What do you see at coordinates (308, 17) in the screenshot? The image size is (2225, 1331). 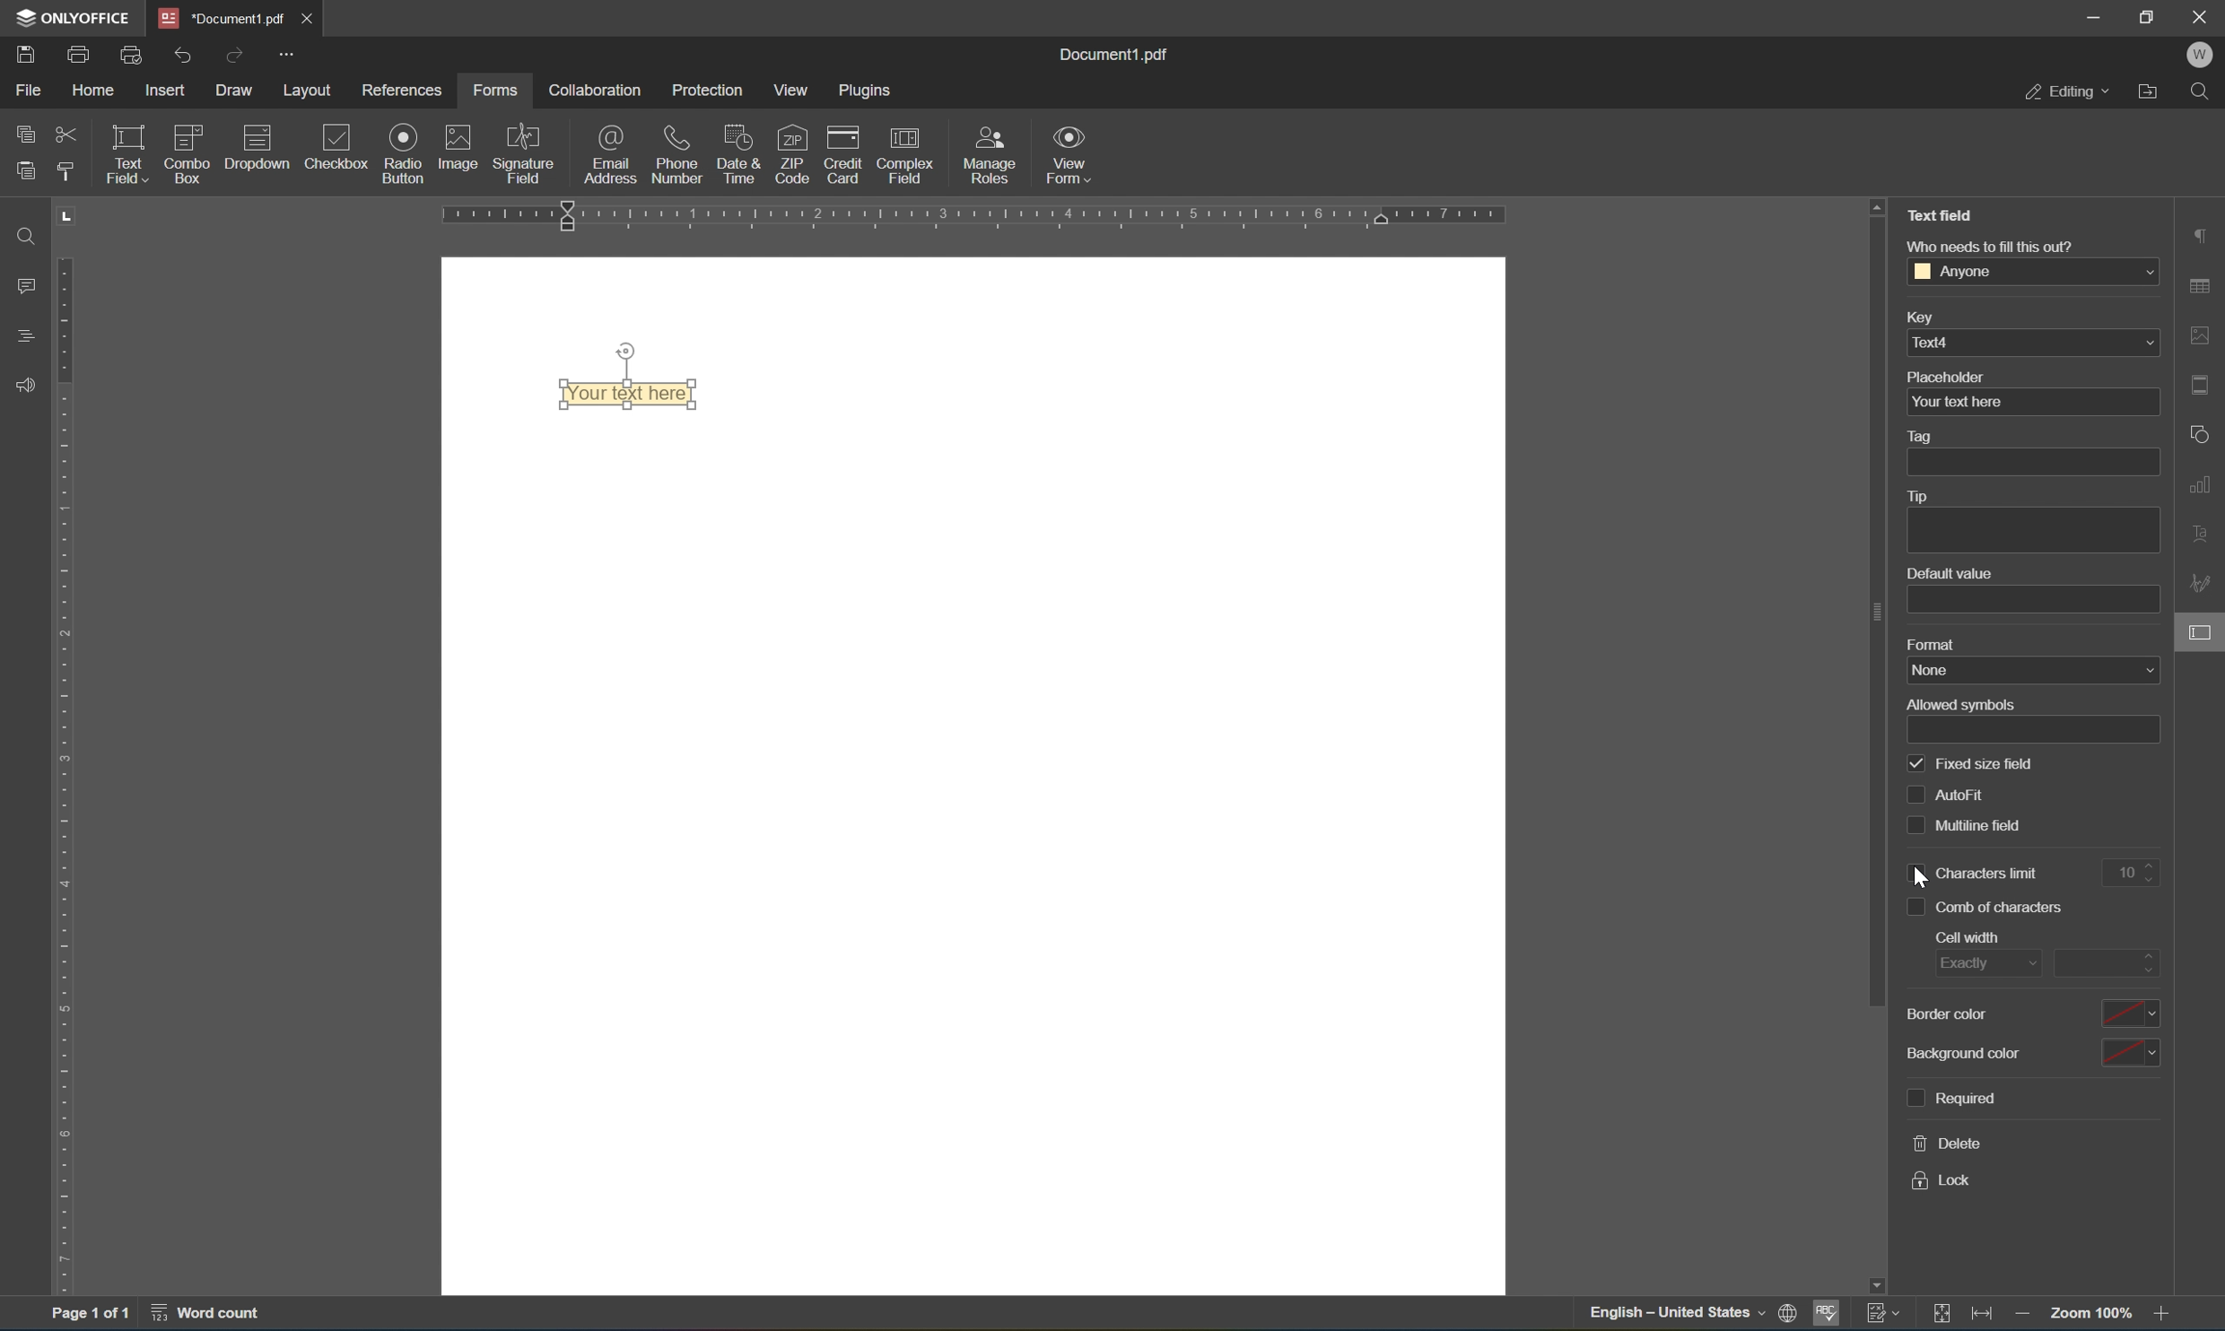 I see `Close` at bounding box center [308, 17].